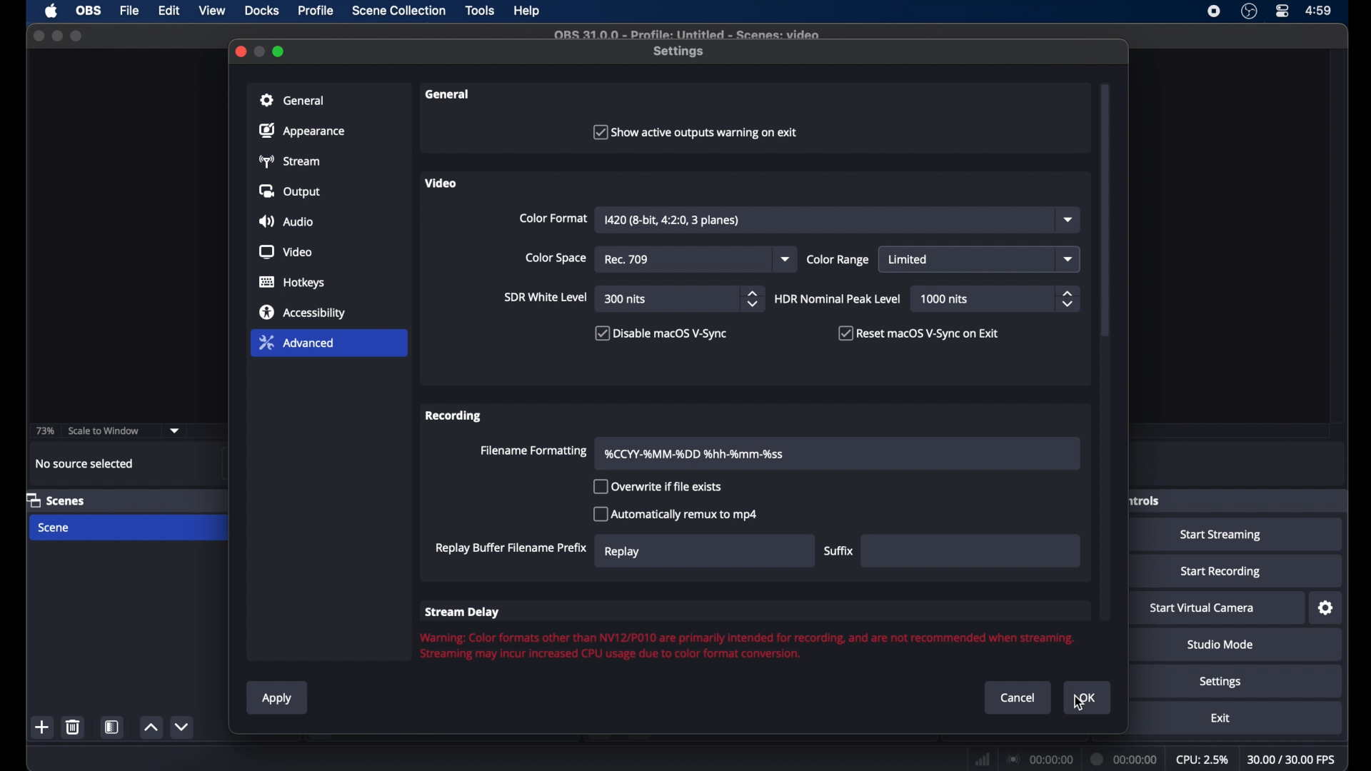 This screenshot has width=1371, height=771. I want to click on replay buffer filename prefix, so click(509, 548).